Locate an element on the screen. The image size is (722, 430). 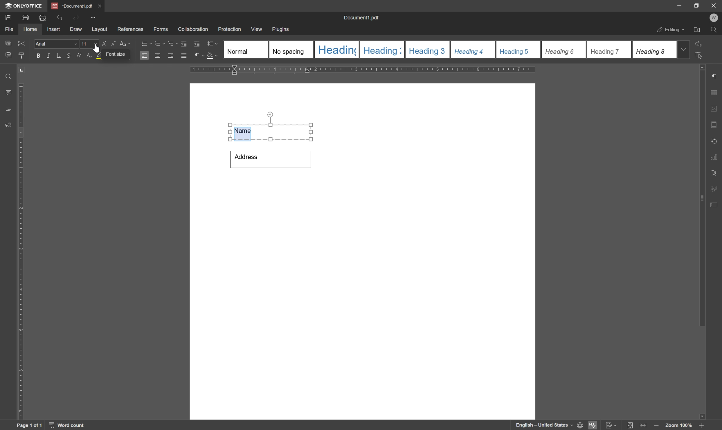
increment font size is located at coordinates (101, 44).